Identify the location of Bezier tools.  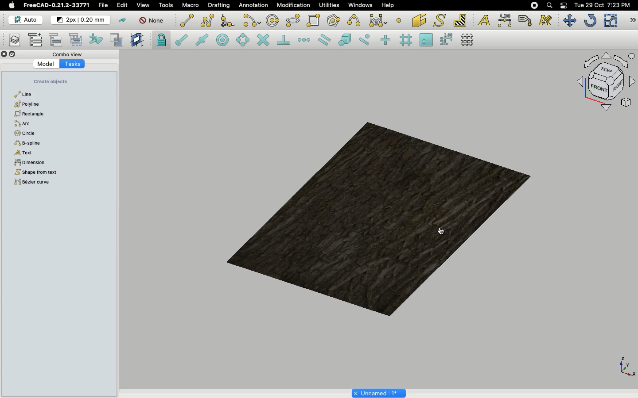
(379, 20).